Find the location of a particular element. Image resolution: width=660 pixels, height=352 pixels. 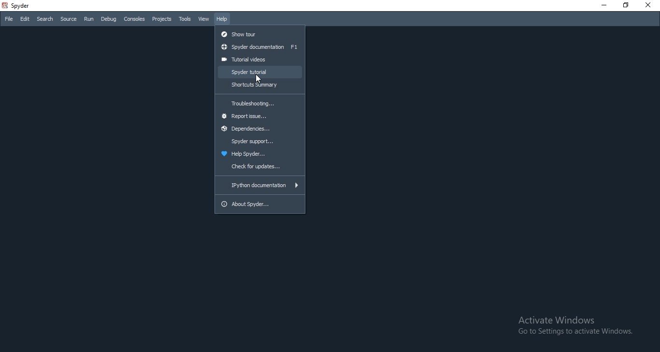

Source is located at coordinates (69, 19).